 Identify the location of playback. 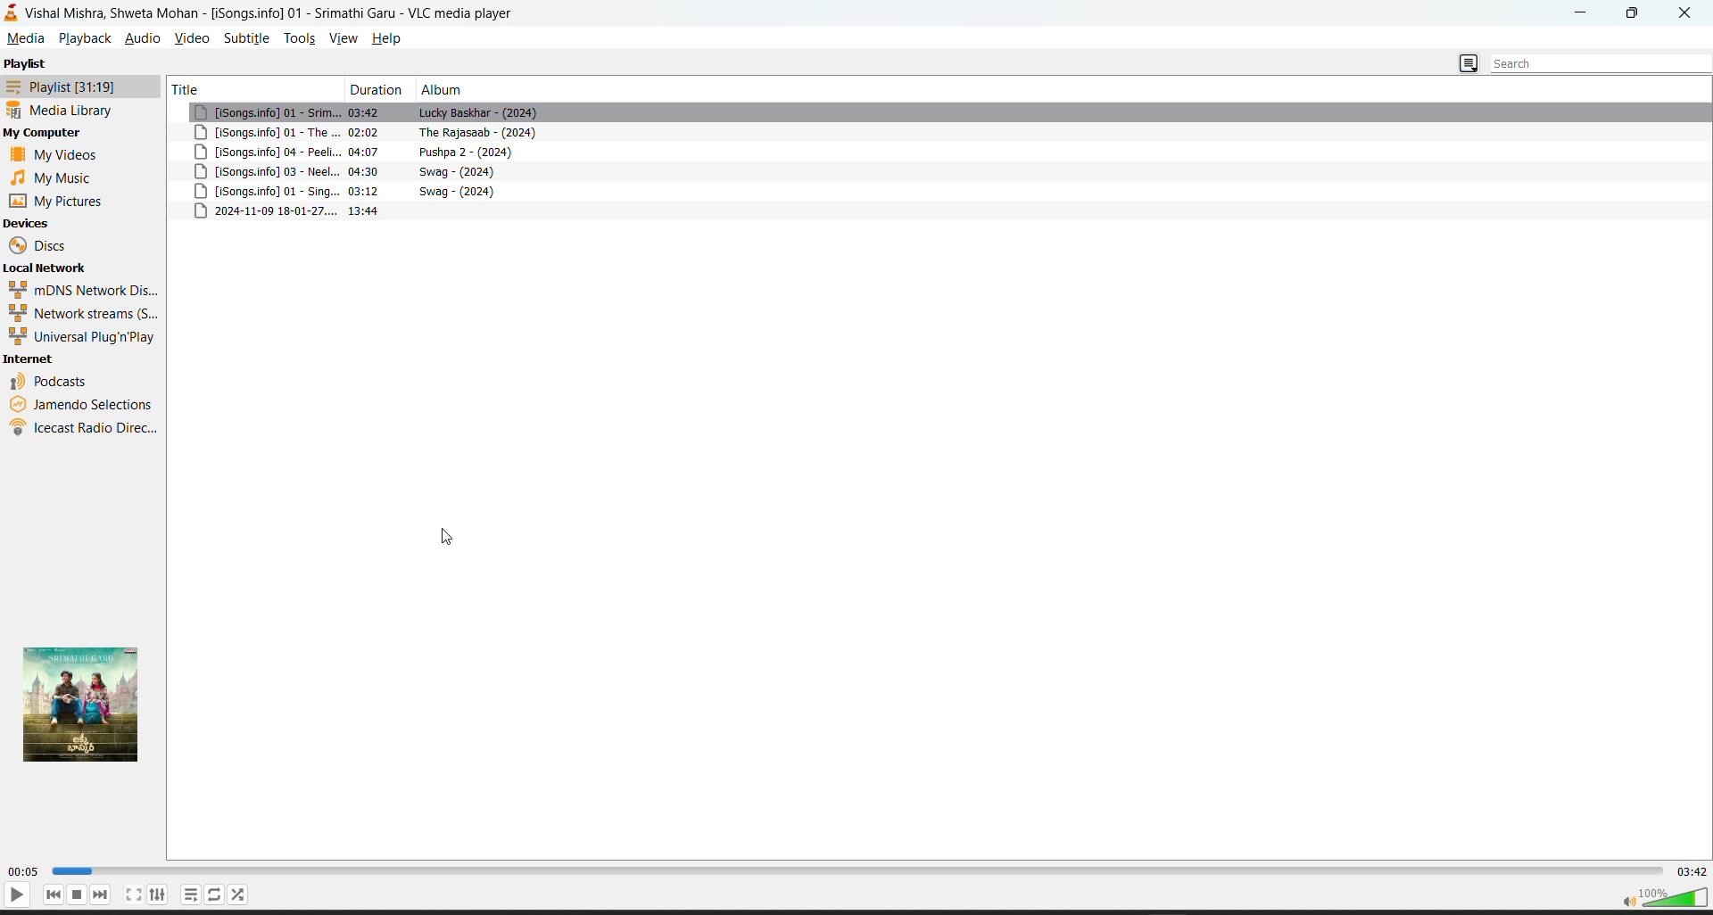
(84, 38).